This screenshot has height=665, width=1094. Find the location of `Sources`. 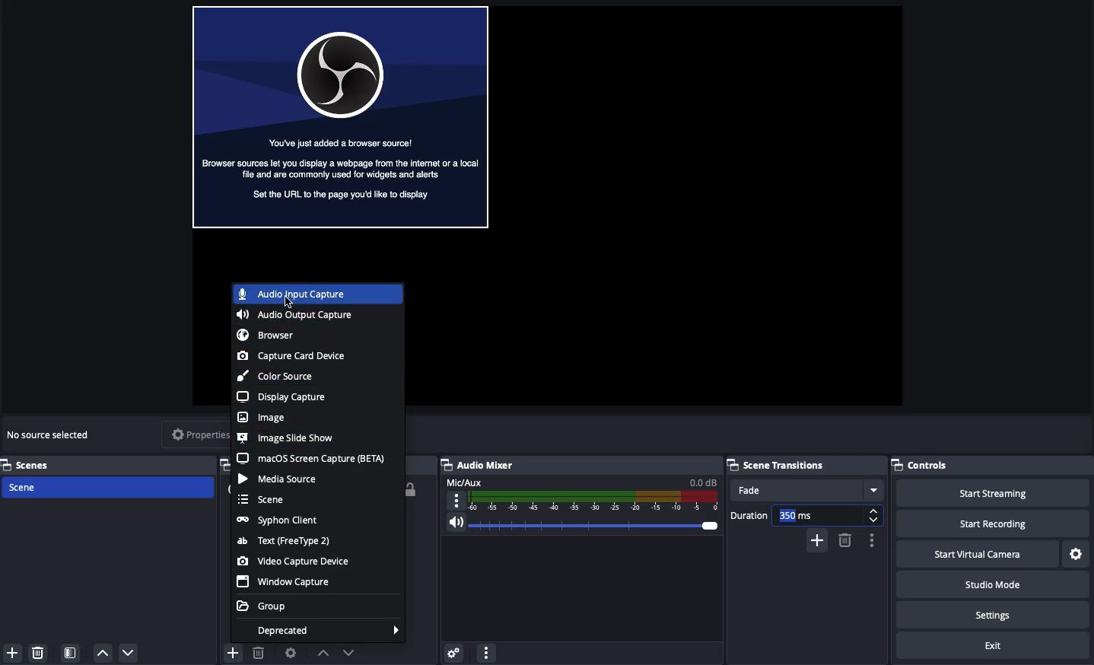

Sources is located at coordinates (223, 466).